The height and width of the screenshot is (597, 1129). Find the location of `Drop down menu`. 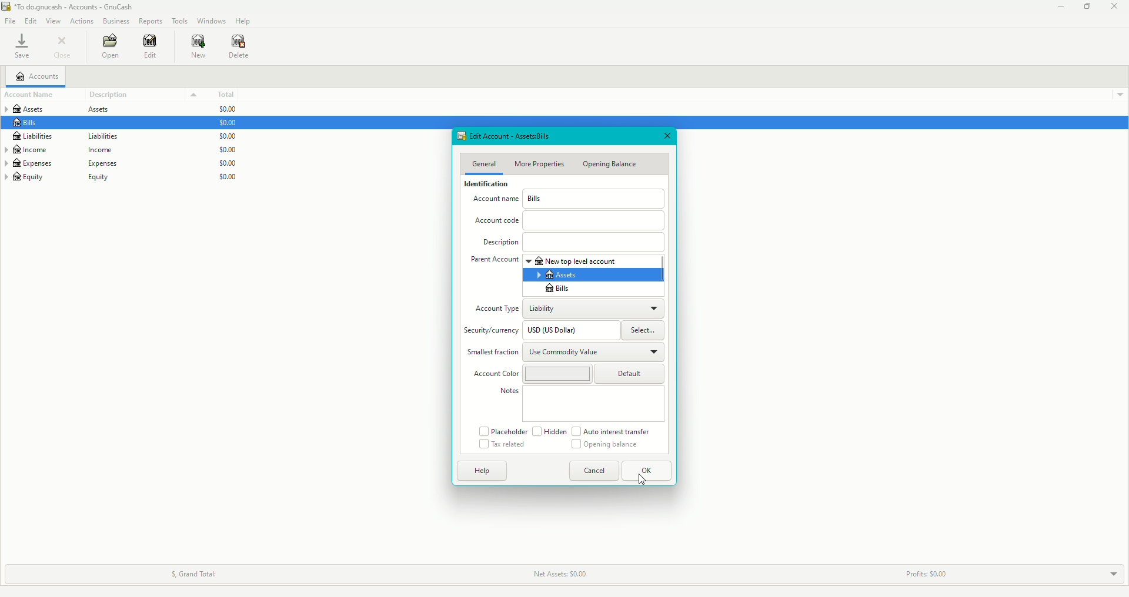

Drop down menu is located at coordinates (1117, 93).